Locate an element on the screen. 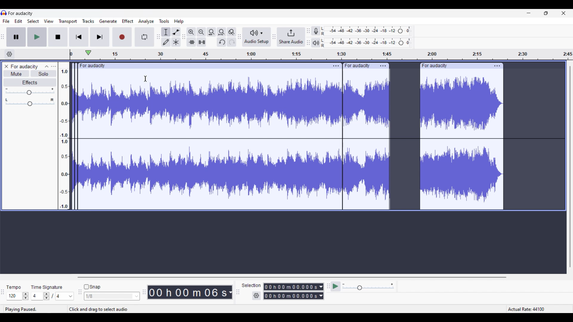  Selection settings is located at coordinates (257, 296).